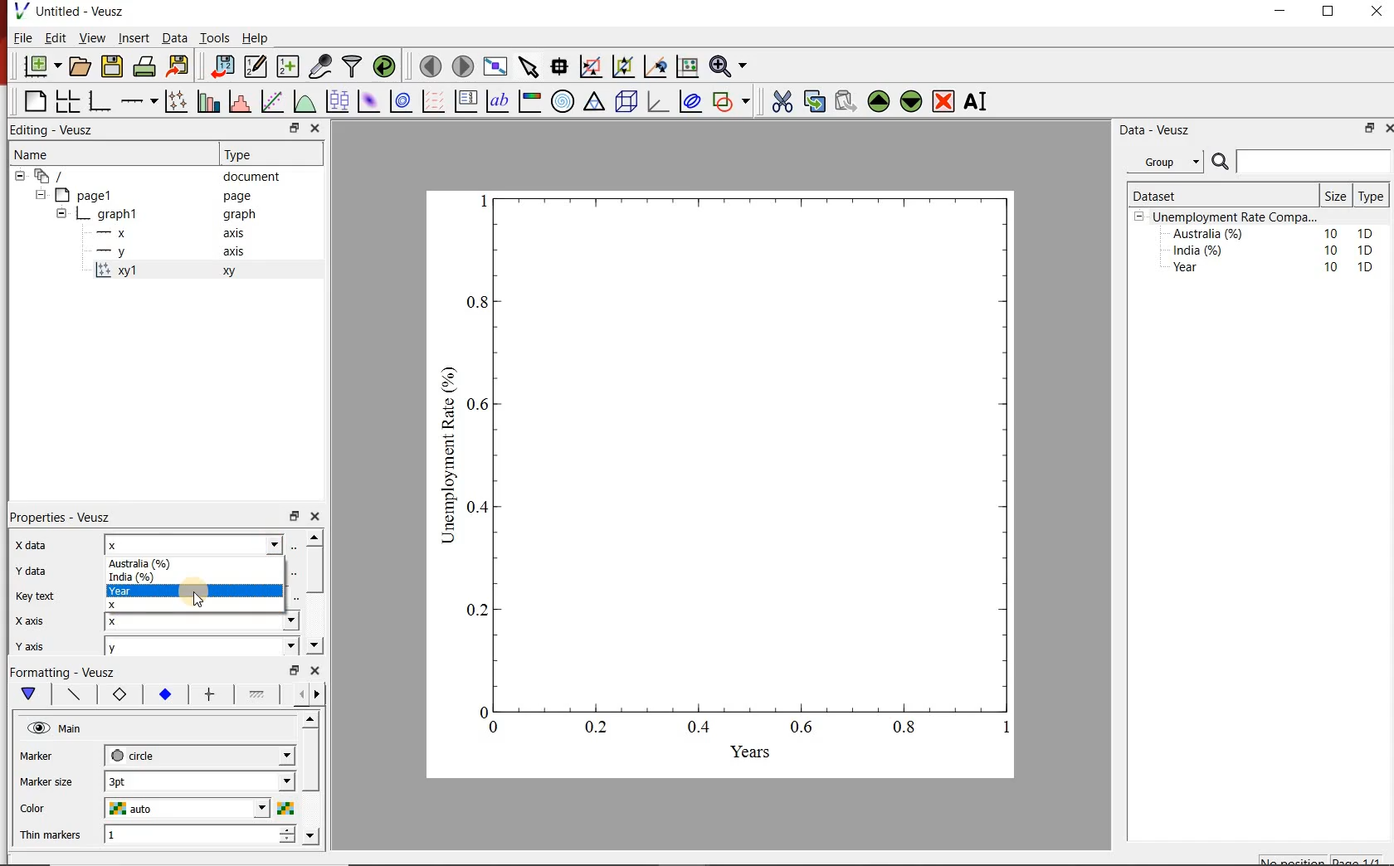 This screenshot has width=1394, height=866. Describe the element at coordinates (180, 65) in the screenshot. I see `export document` at that location.